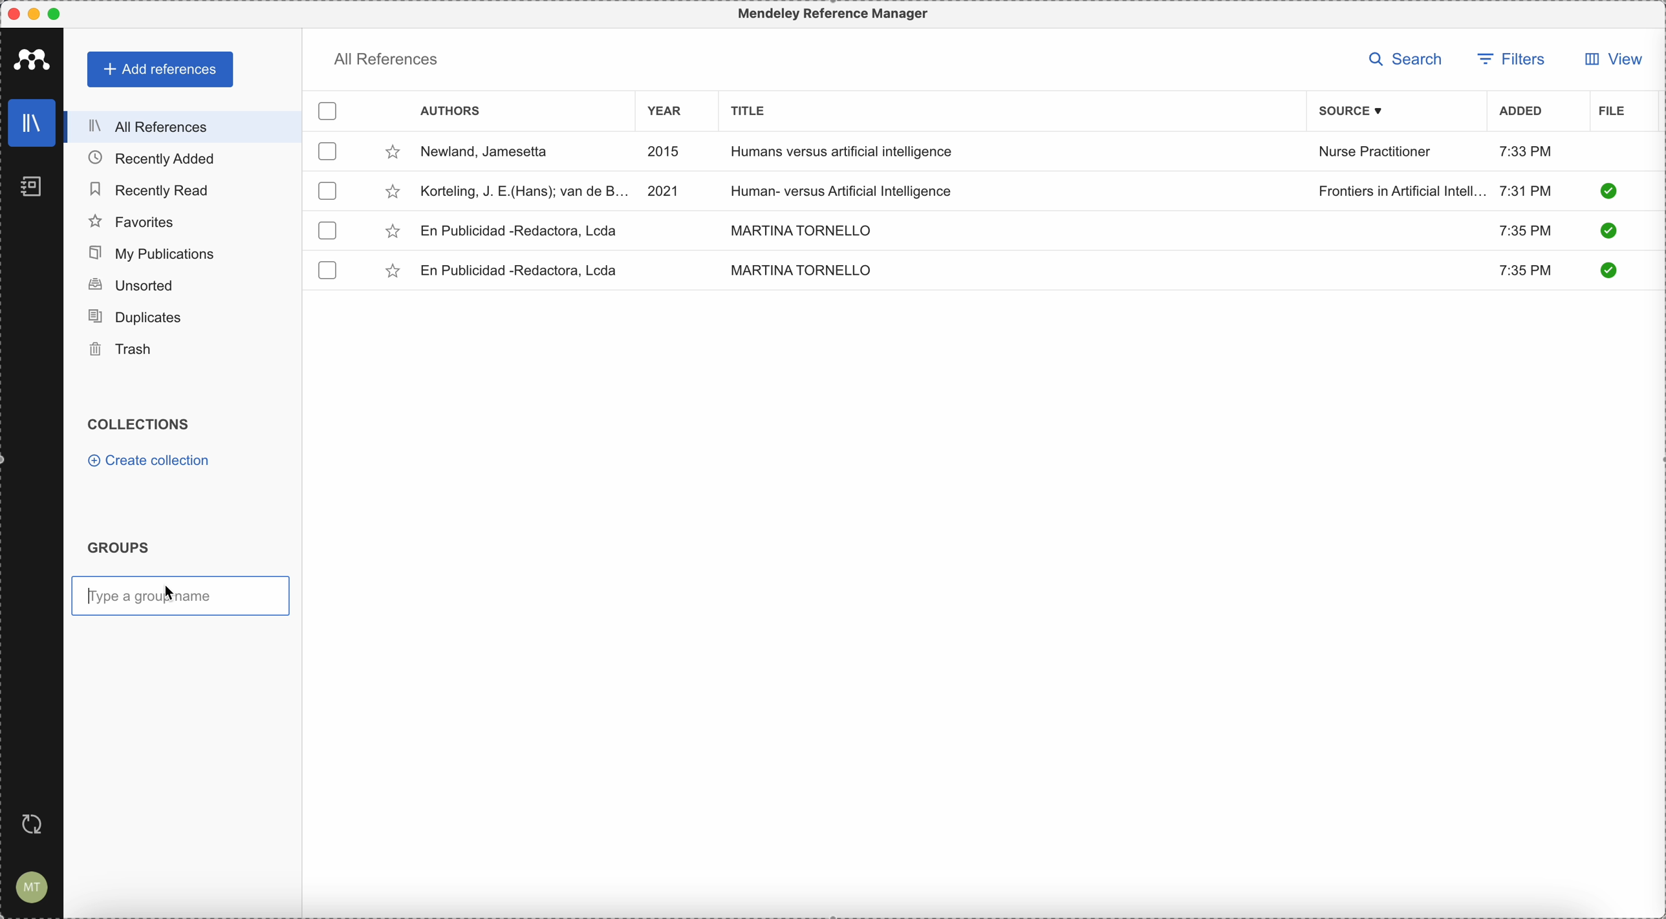 The width and height of the screenshot is (1666, 919). I want to click on favorite, so click(393, 194).